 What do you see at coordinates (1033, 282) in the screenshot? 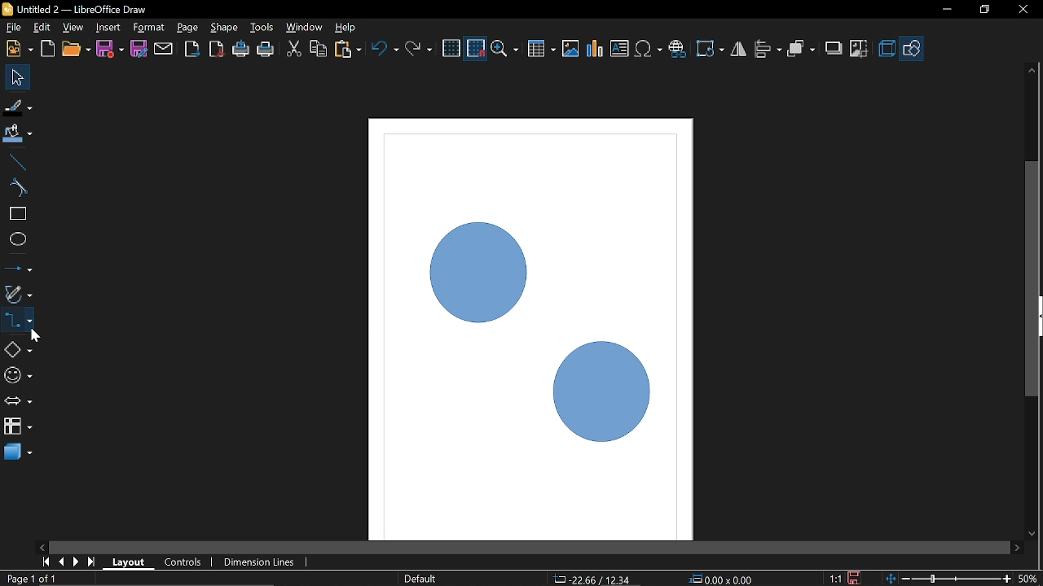
I see `Vertcal scrollbar` at bounding box center [1033, 282].